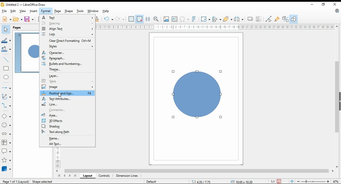  Describe the element at coordinates (6, 87) in the screenshot. I see `lines and arrows` at that location.